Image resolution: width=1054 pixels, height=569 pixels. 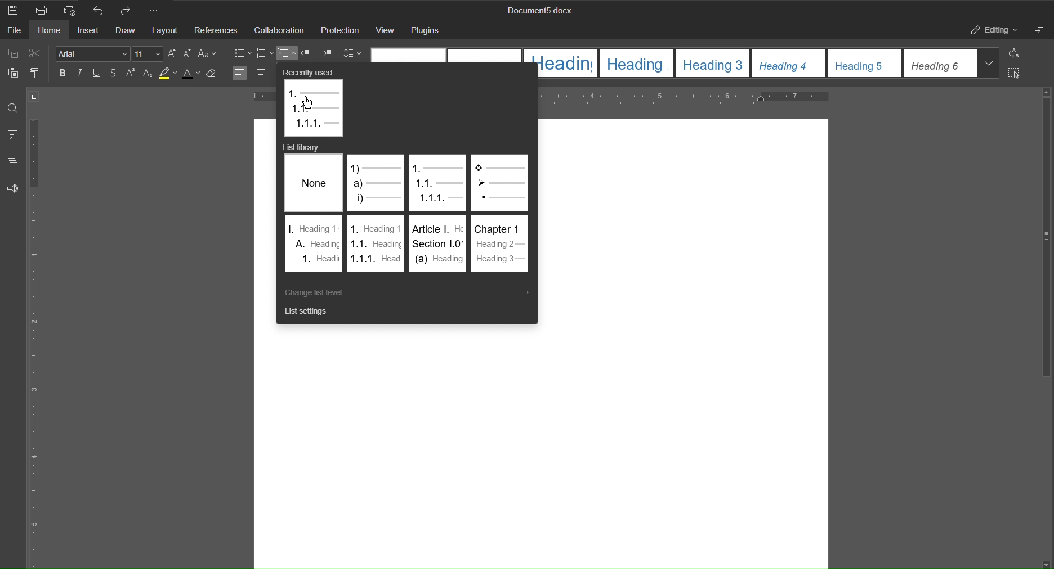 What do you see at coordinates (264, 53) in the screenshot?
I see `numbering` at bounding box center [264, 53].